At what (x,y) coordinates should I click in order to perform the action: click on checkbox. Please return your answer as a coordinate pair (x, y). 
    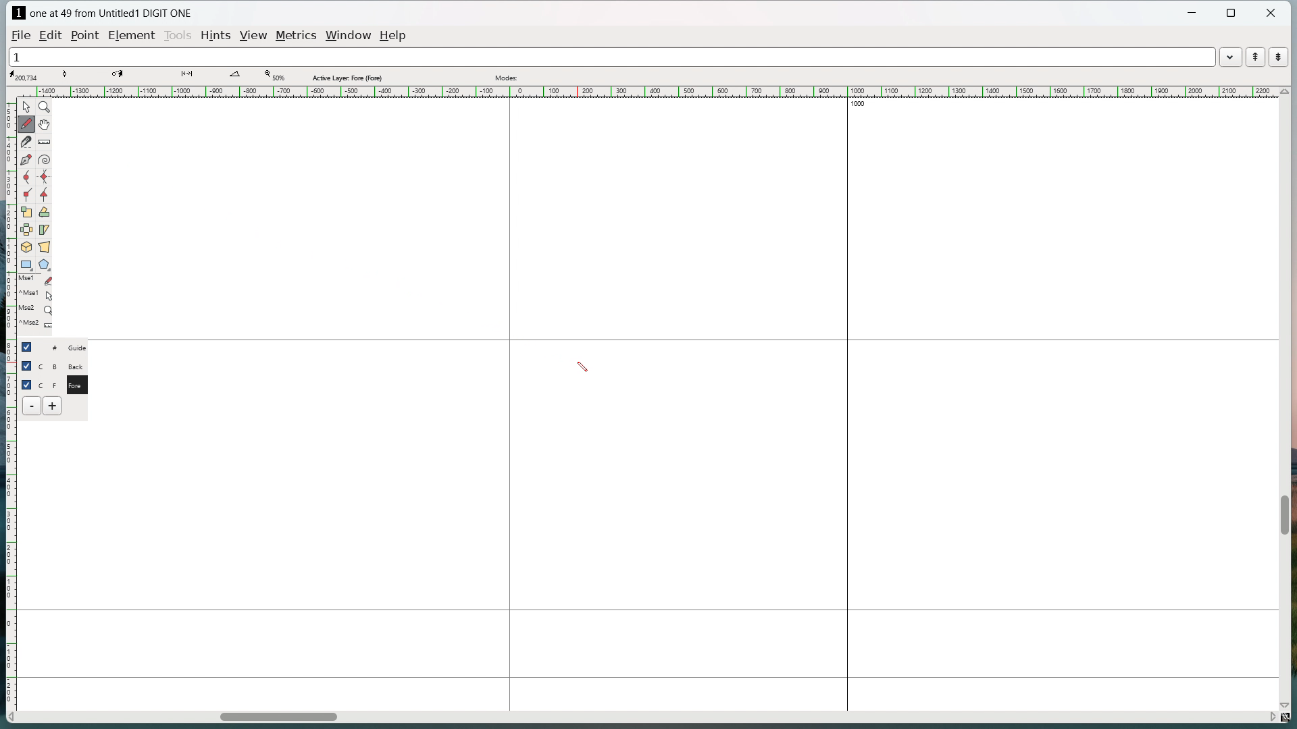
    Looking at the image, I should click on (29, 346).